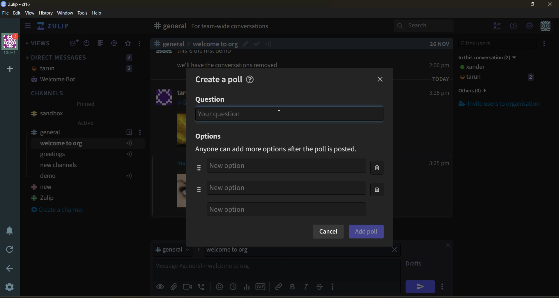 The height and width of the screenshot is (298, 559). Describe the element at coordinates (482, 91) in the screenshot. I see `others` at that location.